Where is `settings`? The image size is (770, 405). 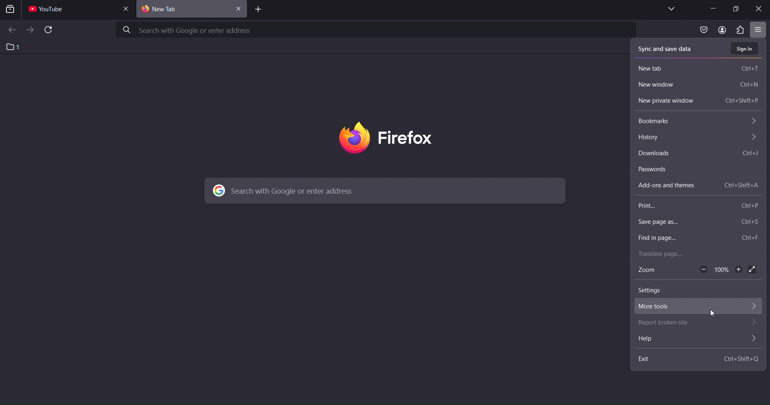 settings is located at coordinates (653, 292).